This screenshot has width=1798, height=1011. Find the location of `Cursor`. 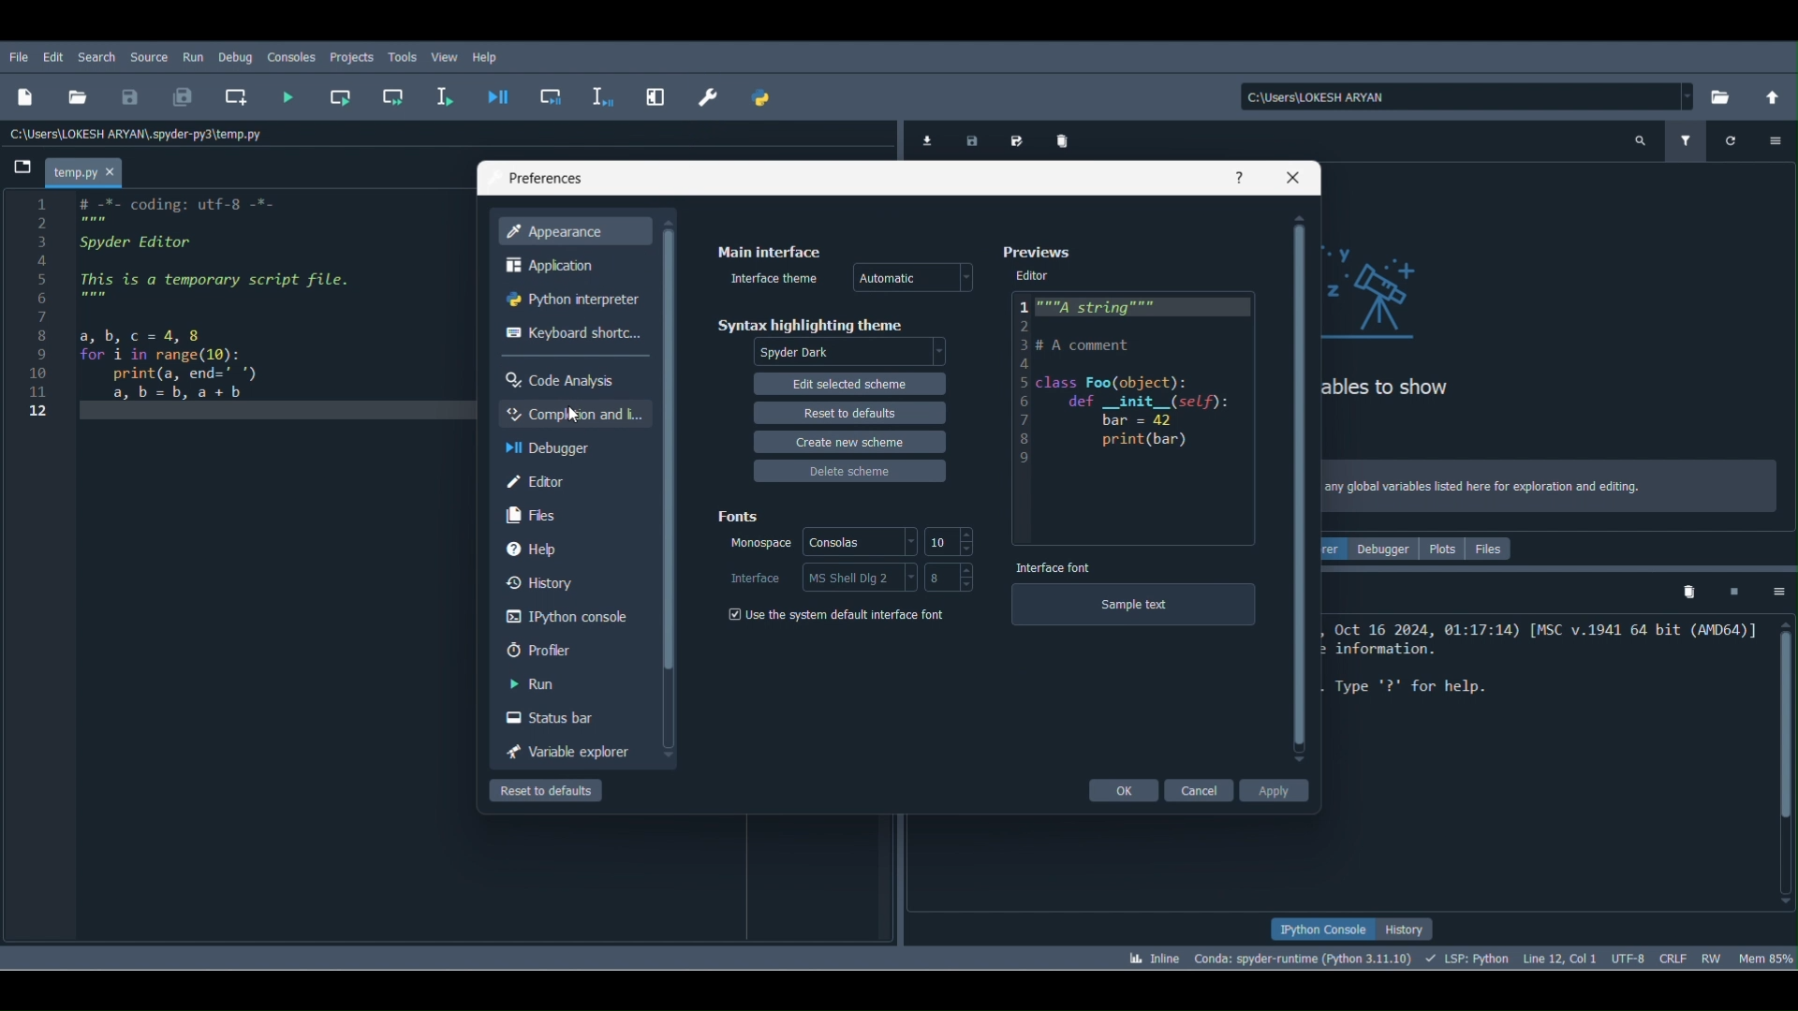

Cursor is located at coordinates (573, 412).